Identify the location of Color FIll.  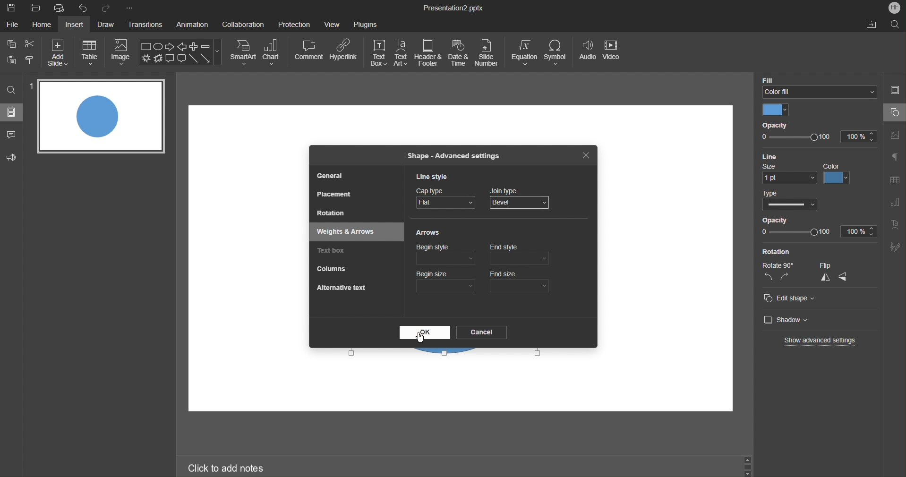
(817, 85).